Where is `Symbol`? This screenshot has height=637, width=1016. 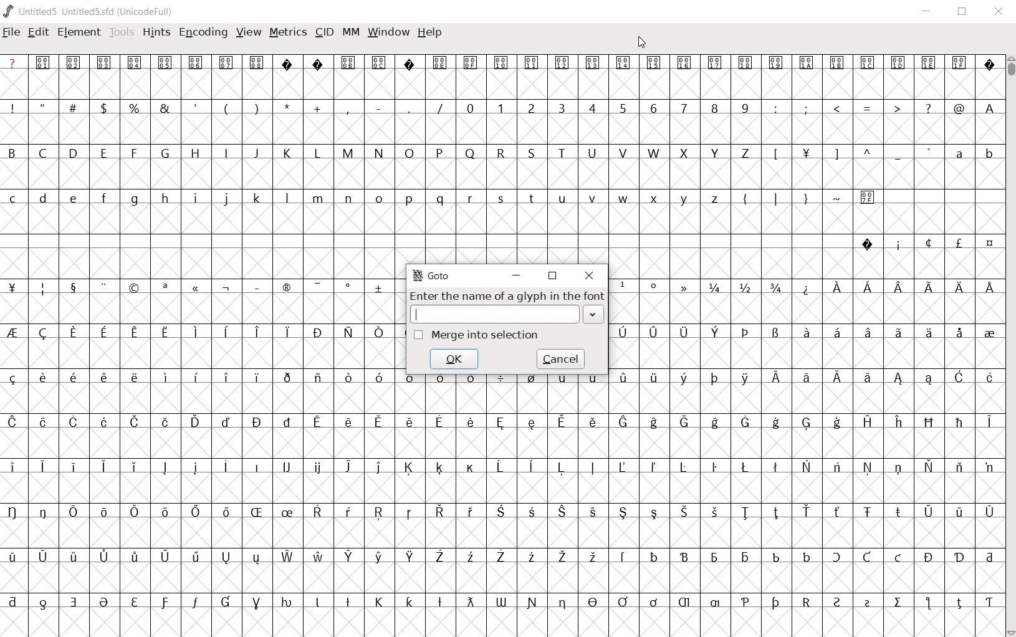
Symbol is located at coordinates (959, 467).